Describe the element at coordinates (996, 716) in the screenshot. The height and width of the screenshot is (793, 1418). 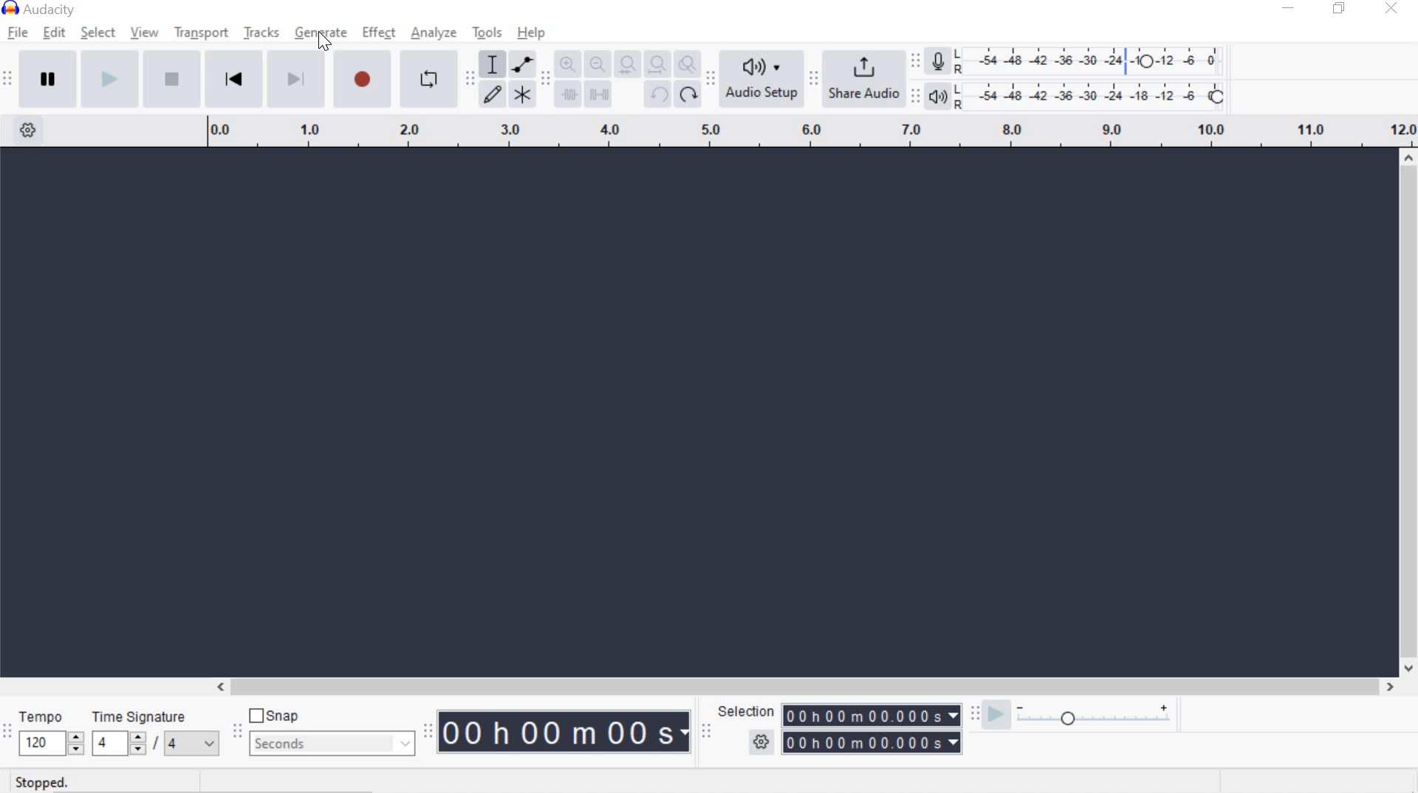
I see `Play-at-speed` at that location.